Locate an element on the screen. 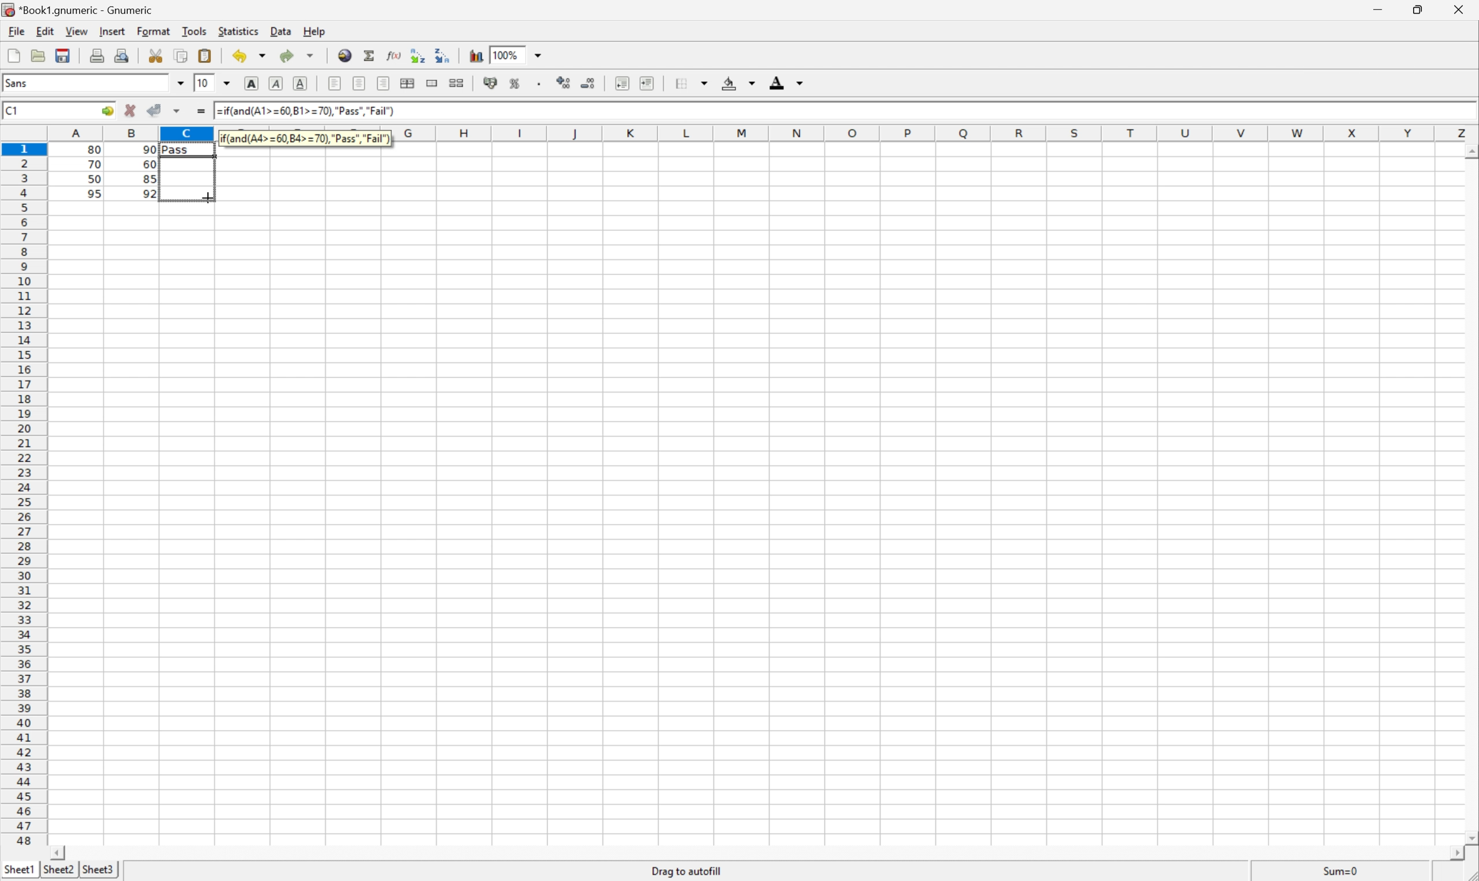 The width and height of the screenshot is (1479, 881). Sort the selected region in ascending order based on the first column selected is located at coordinates (416, 55).